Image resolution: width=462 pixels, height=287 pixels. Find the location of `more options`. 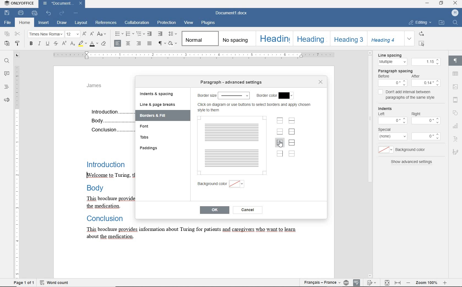

more options is located at coordinates (384, 150).